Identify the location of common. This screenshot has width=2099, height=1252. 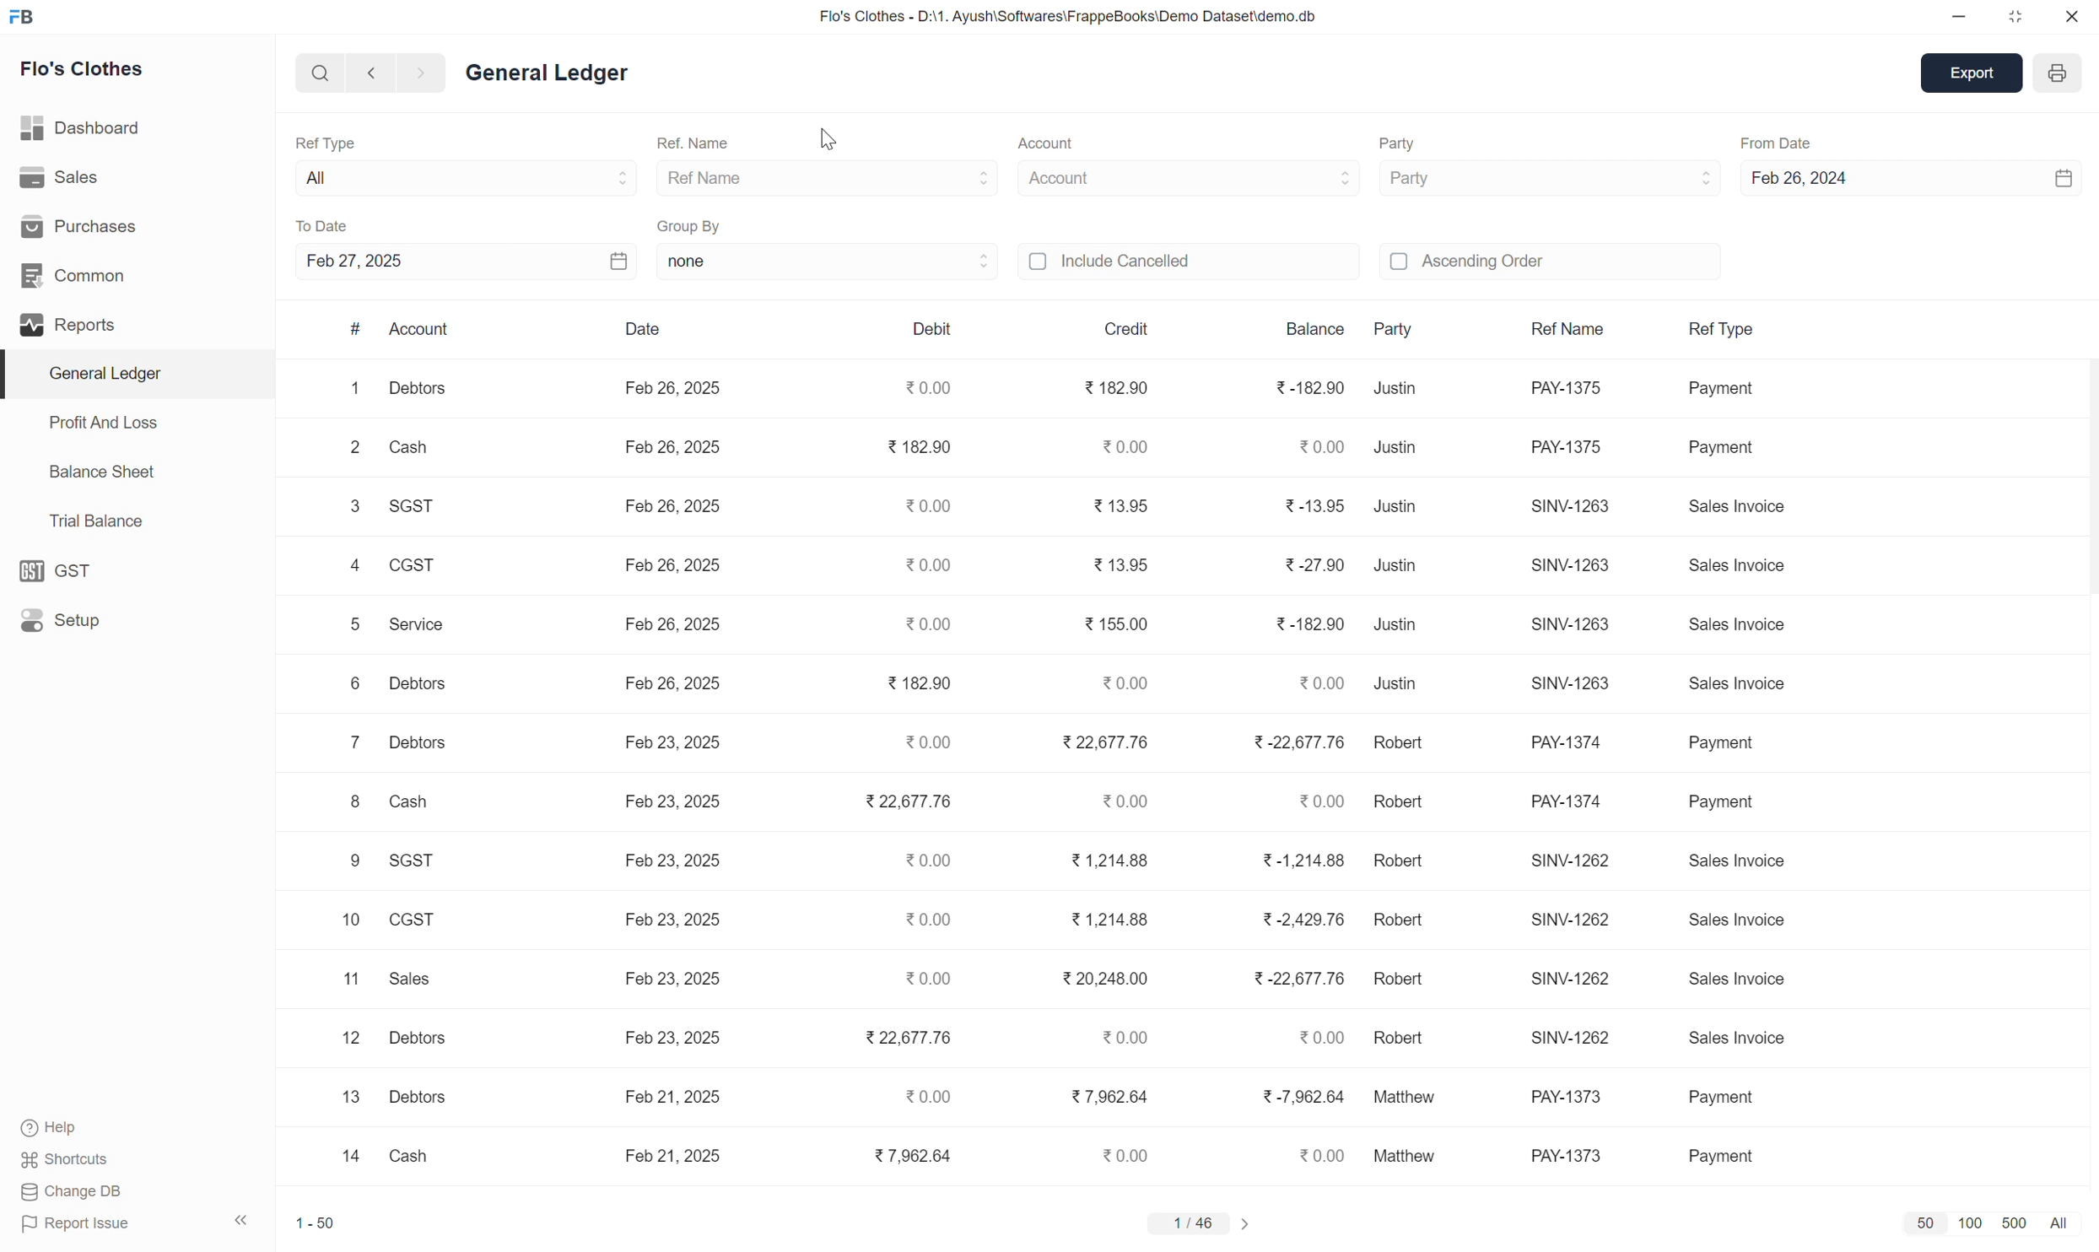
(140, 275).